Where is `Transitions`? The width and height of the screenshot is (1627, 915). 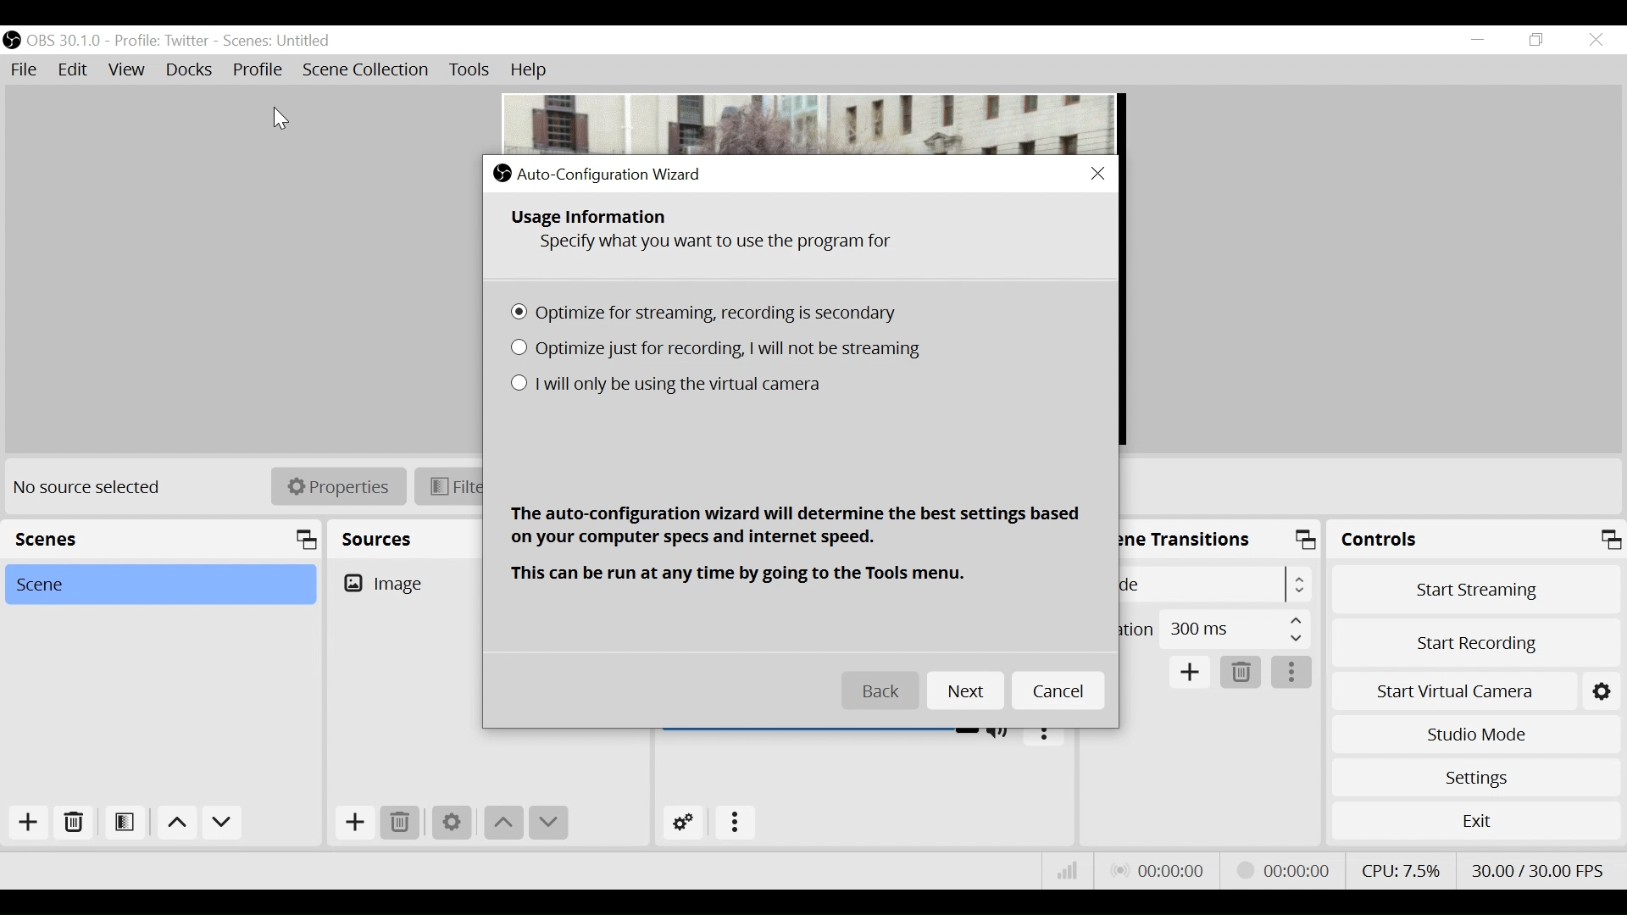 Transitions is located at coordinates (1189, 537).